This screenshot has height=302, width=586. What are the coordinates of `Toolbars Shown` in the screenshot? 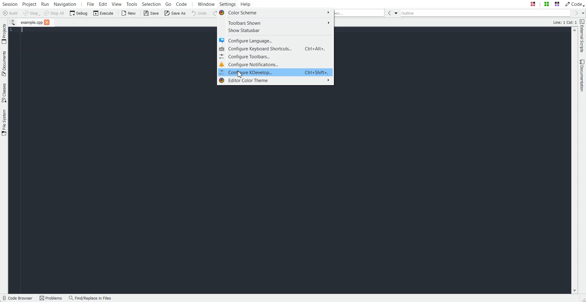 It's located at (275, 22).